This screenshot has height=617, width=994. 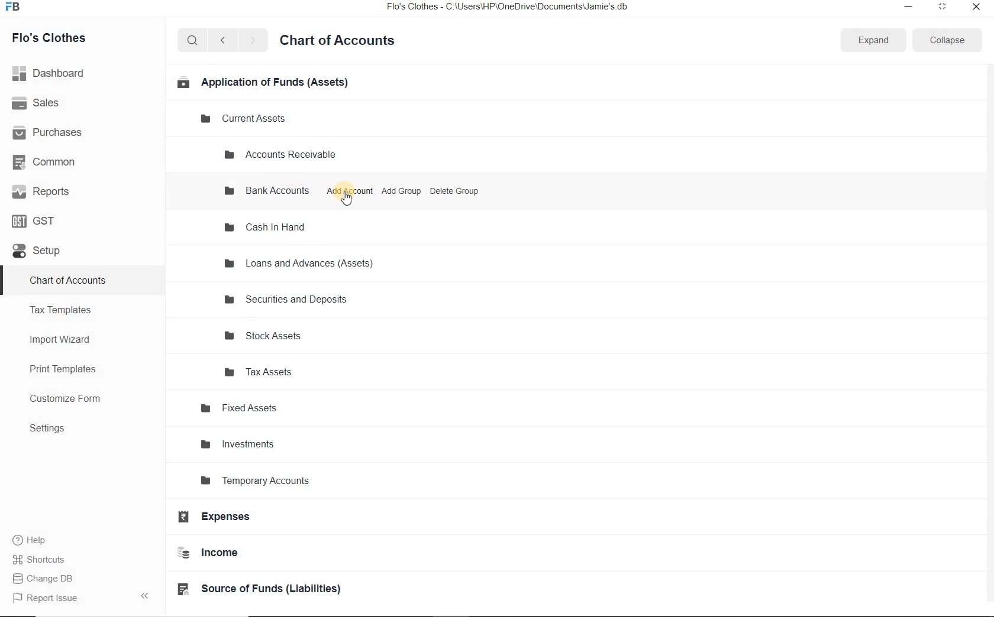 I want to click on Stock Assets, so click(x=273, y=336).